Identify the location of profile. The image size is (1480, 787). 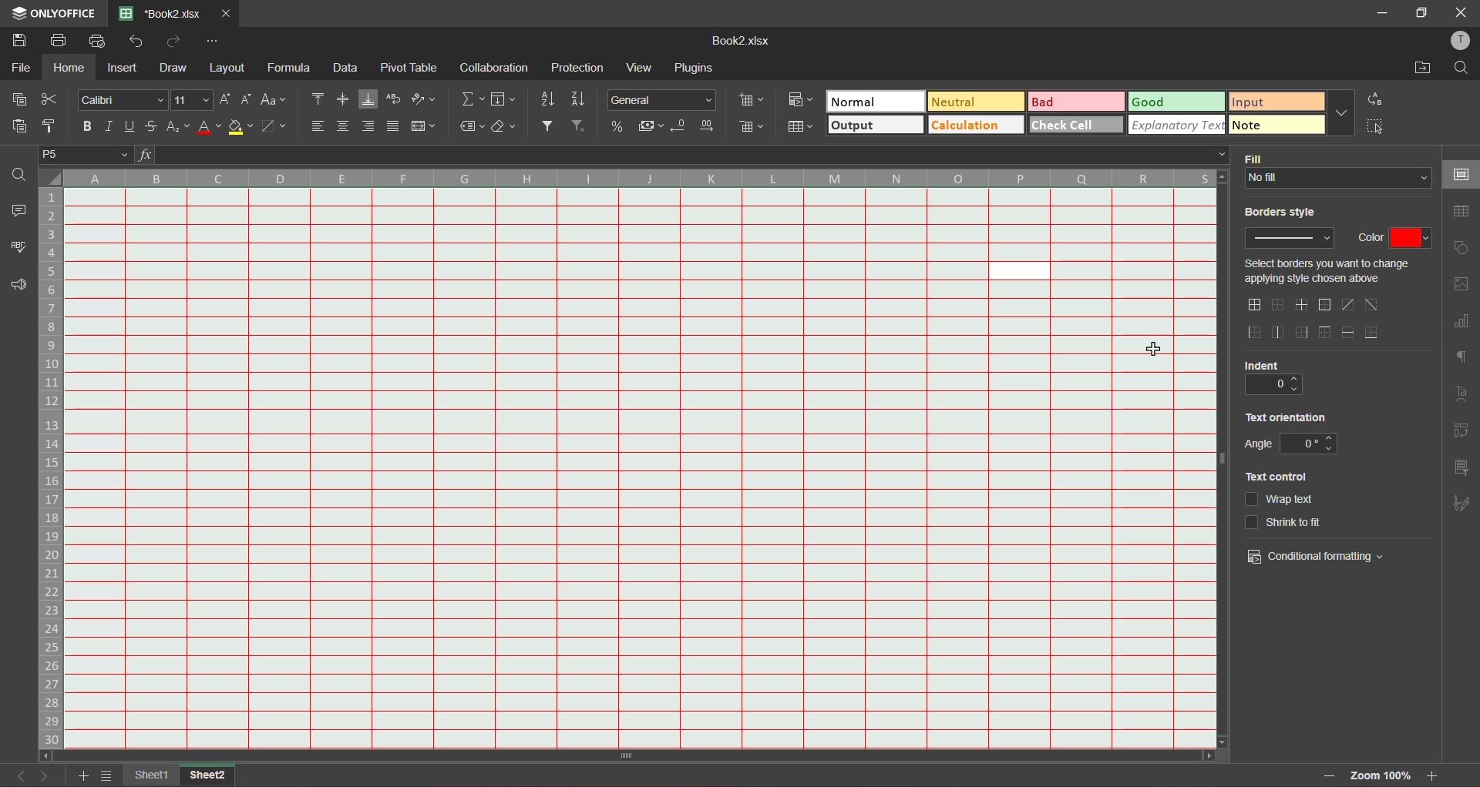
(1458, 41).